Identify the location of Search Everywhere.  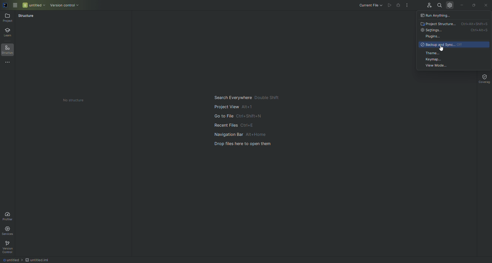
(245, 96).